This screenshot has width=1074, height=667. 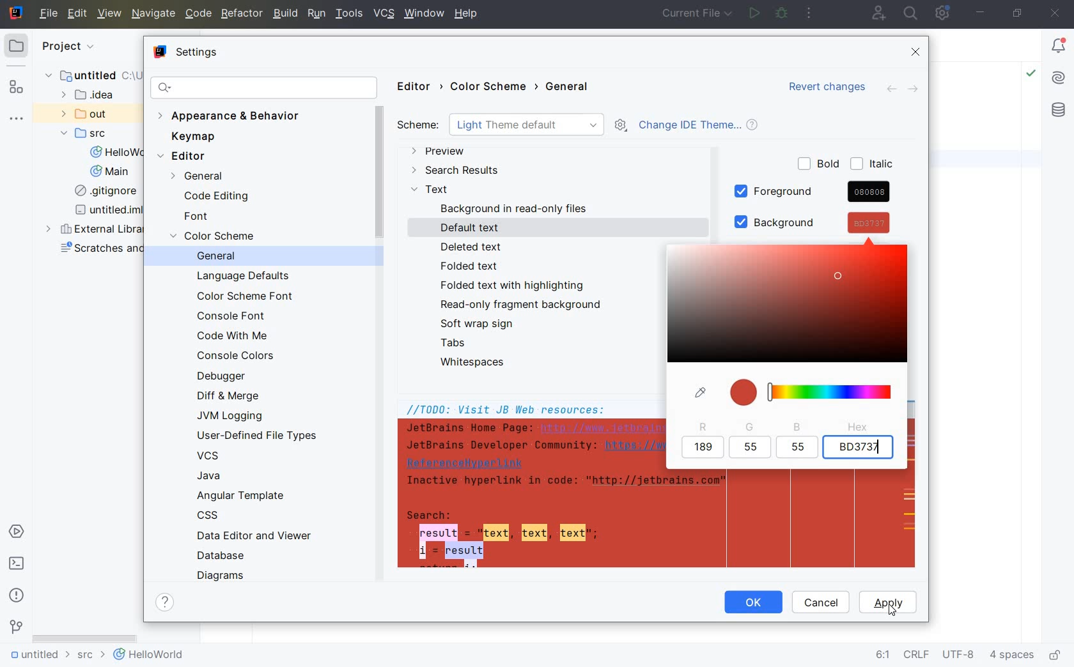 What do you see at coordinates (15, 13) in the screenshot?
I see `system name` at bounding box center [15, 13].